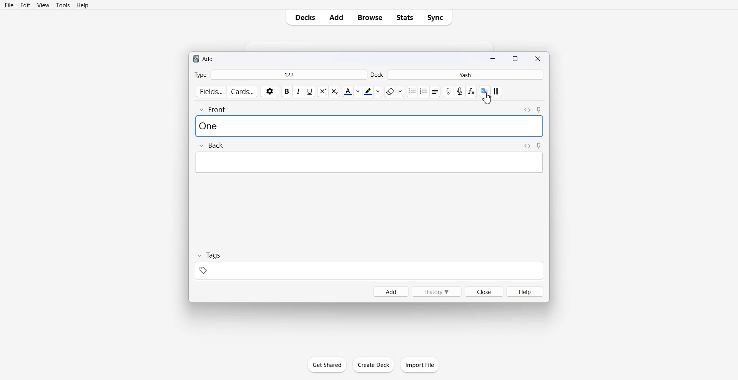 The width and height of the screenshot is (738, 380). What do you see at coordinates (370, 17) in the screenshot?
I see `Browse` at bounding box center [370, 17].